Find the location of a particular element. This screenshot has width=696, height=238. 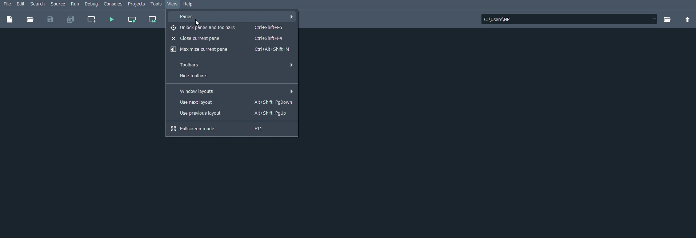

Projects is located at coordinates (137, 4).